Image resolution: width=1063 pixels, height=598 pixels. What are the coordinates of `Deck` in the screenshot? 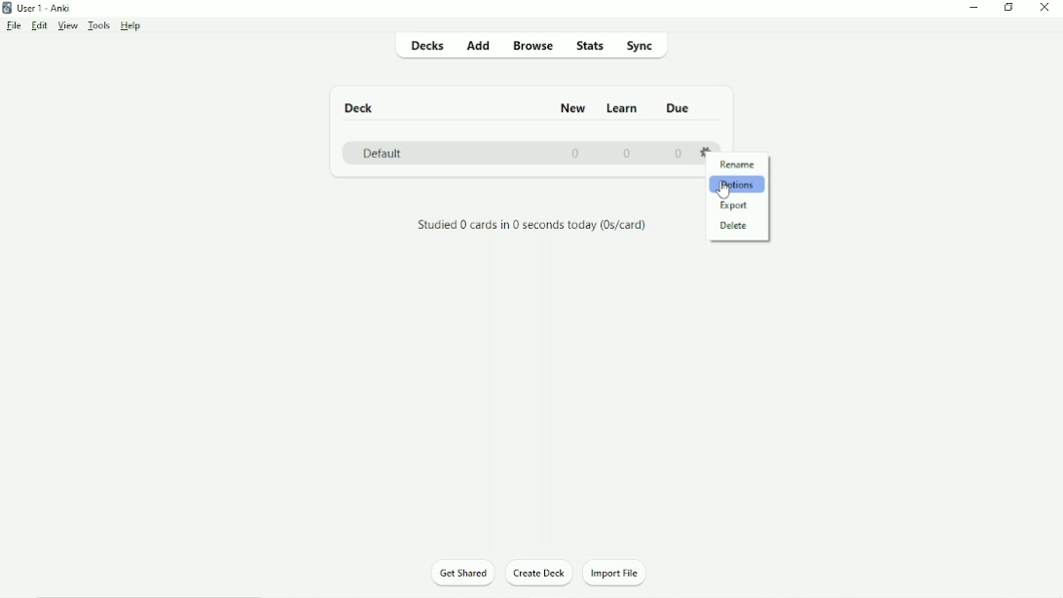 It's located at (361, 108).